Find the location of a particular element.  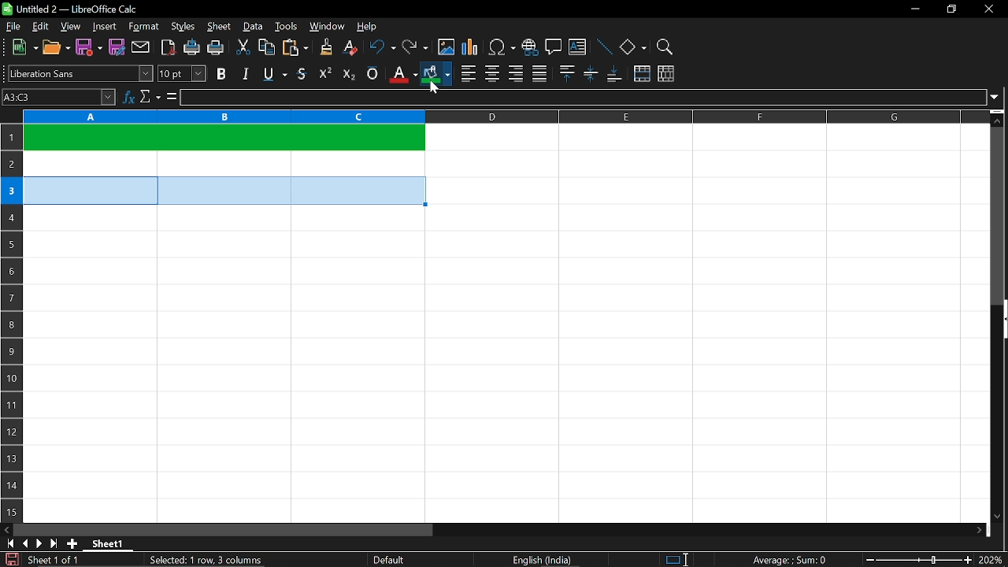

export as pdf is located at coordinates (165, 47).